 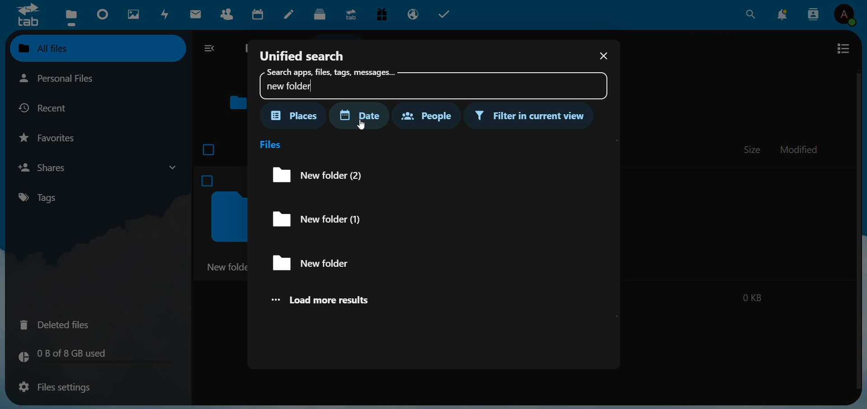 What do you see at coordinates (45, 197) in the screenshot?
I see `tags` at bounding box center [45, 197].